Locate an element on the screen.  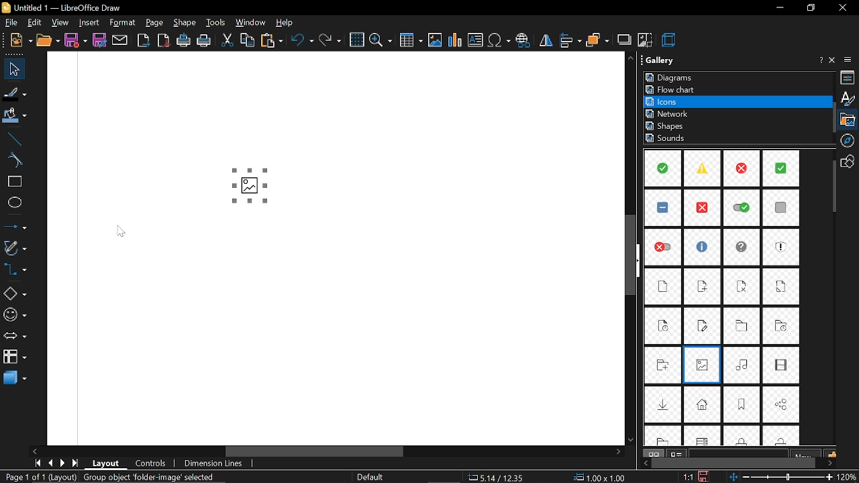
attach is located at coordinates (120, 40).